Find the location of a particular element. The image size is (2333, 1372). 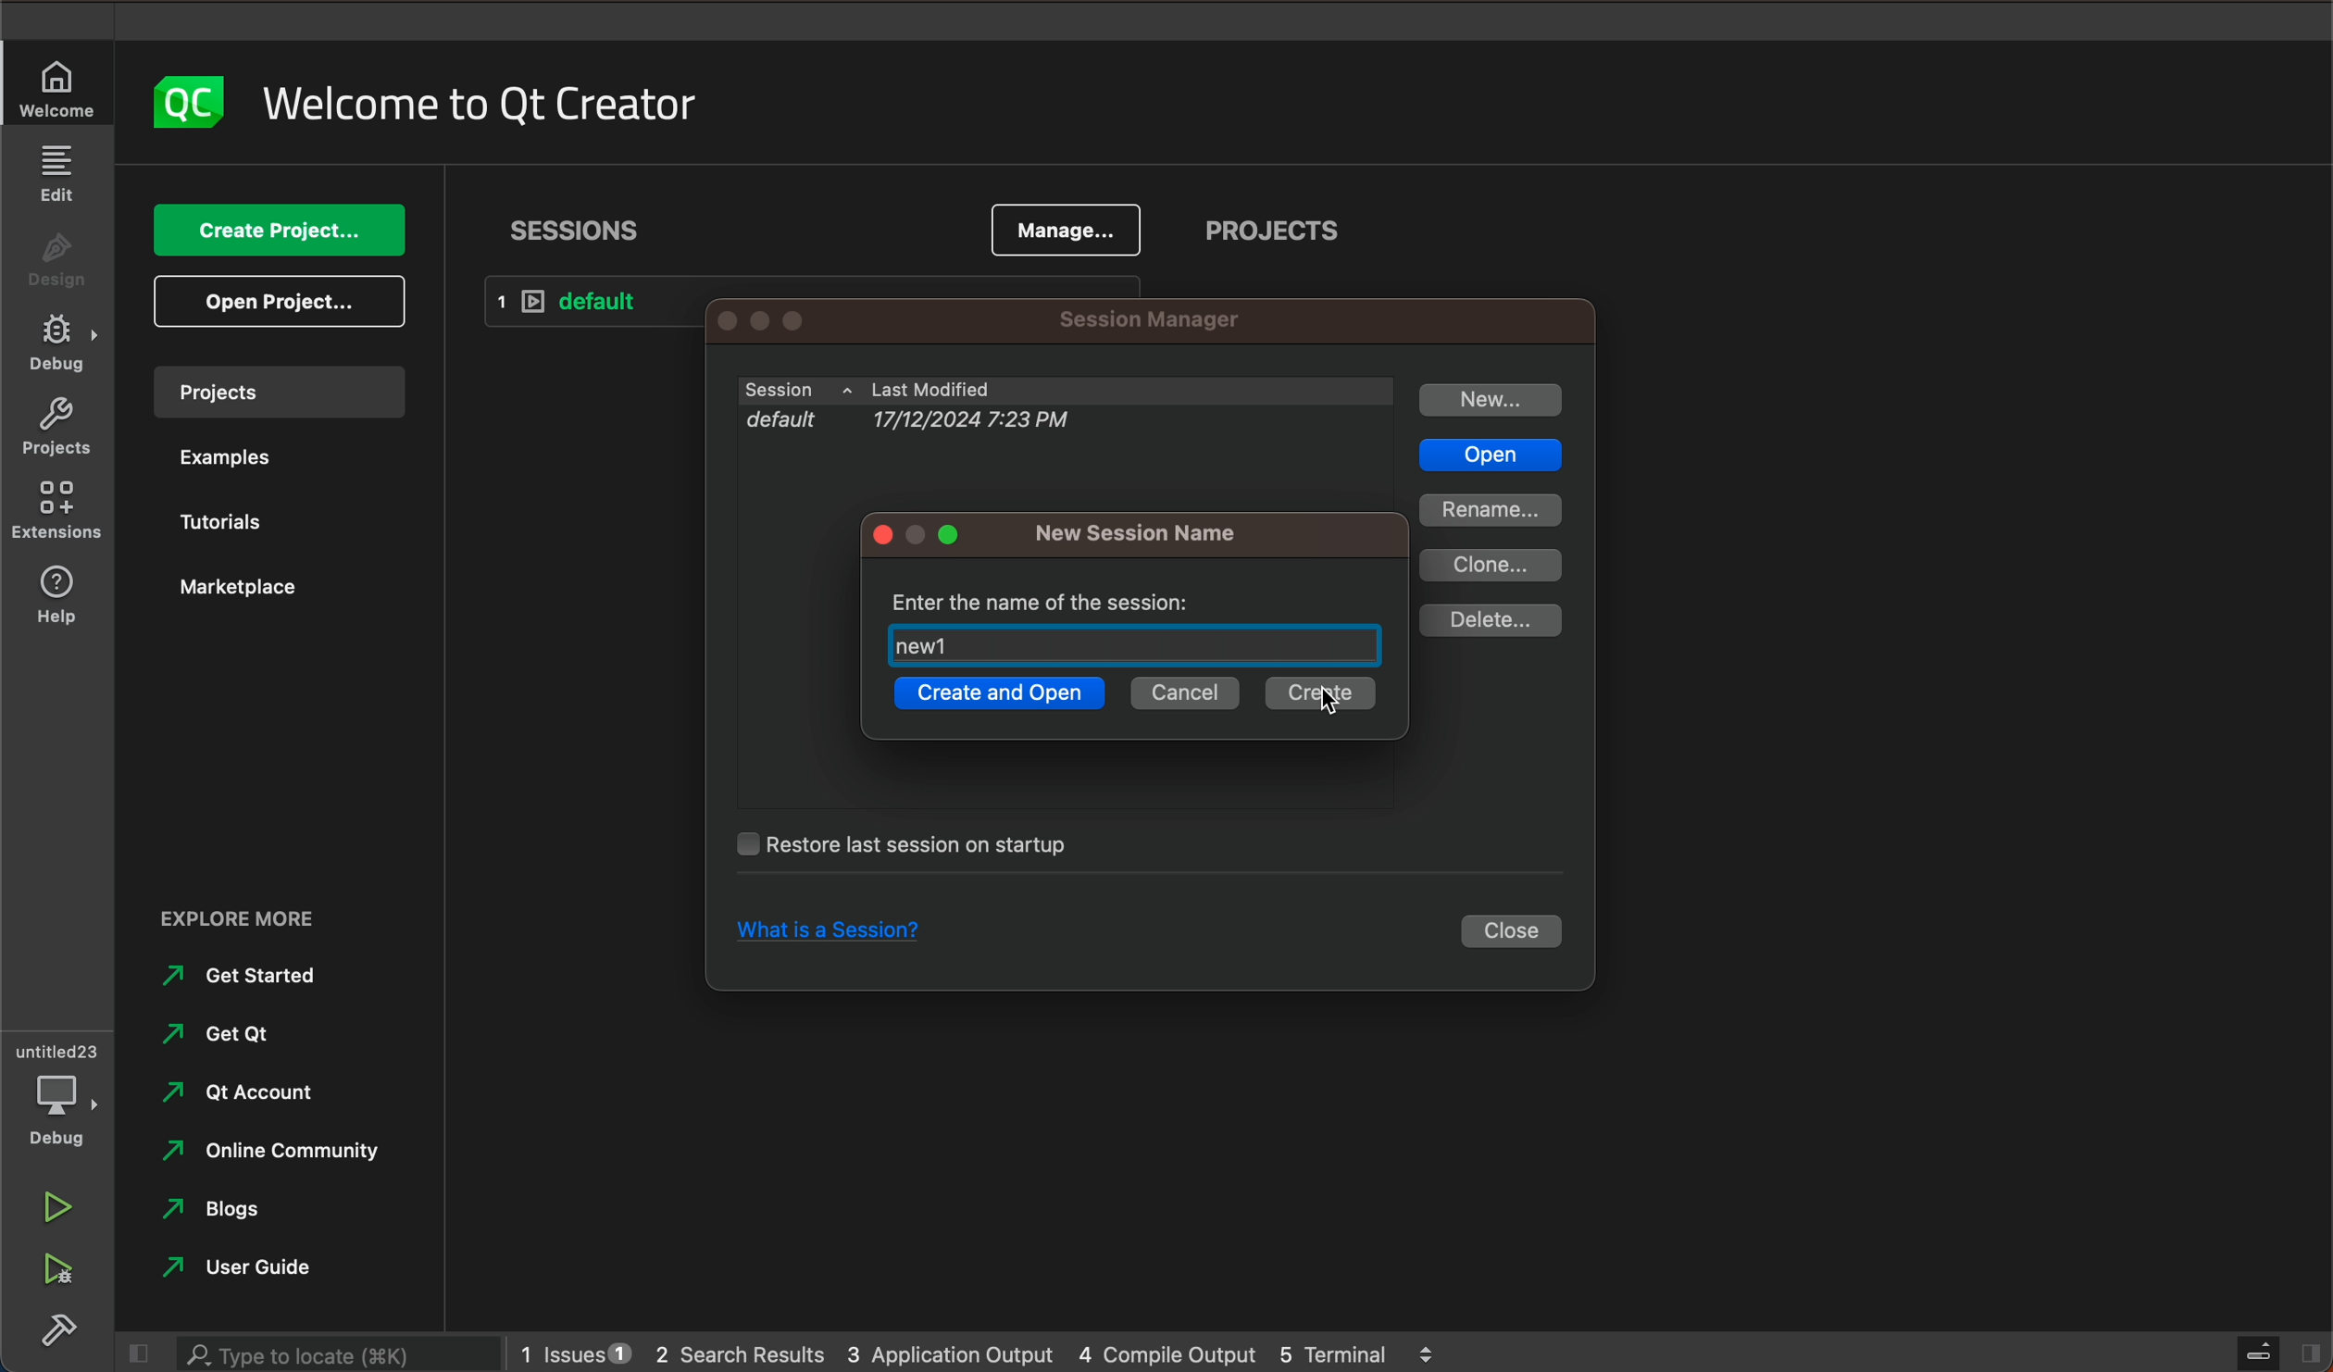

cursor is located at coordinates (1329, 703).